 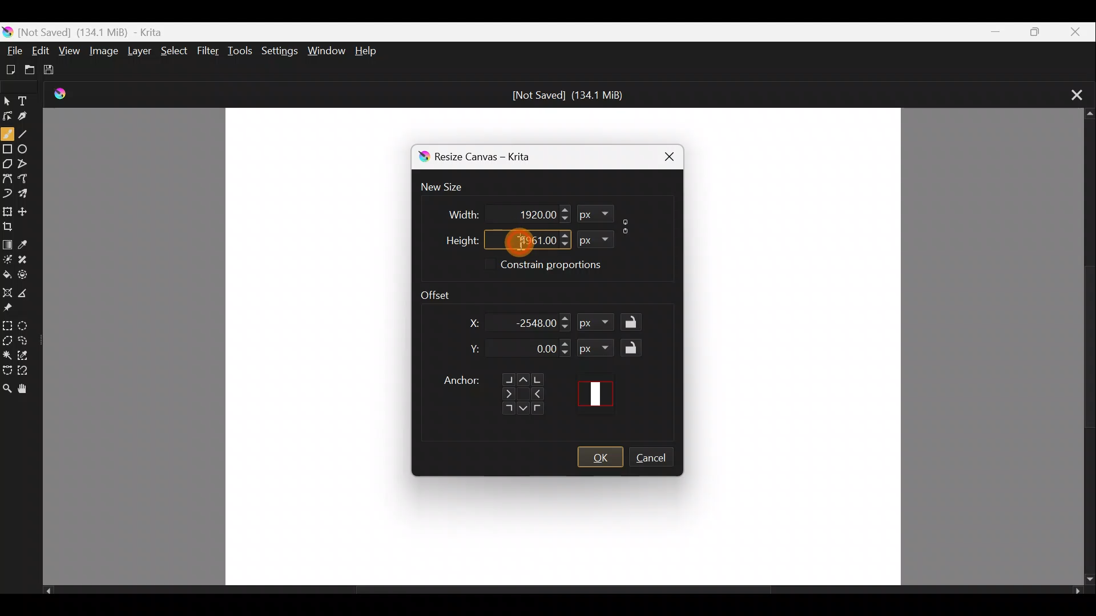 I want to click on 0.00, so click(x=535, y=350).